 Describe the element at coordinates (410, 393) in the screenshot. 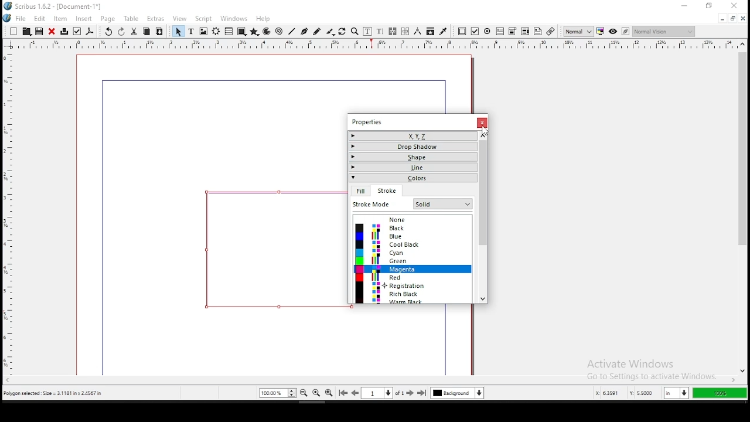

I see `go to next page` at that location.